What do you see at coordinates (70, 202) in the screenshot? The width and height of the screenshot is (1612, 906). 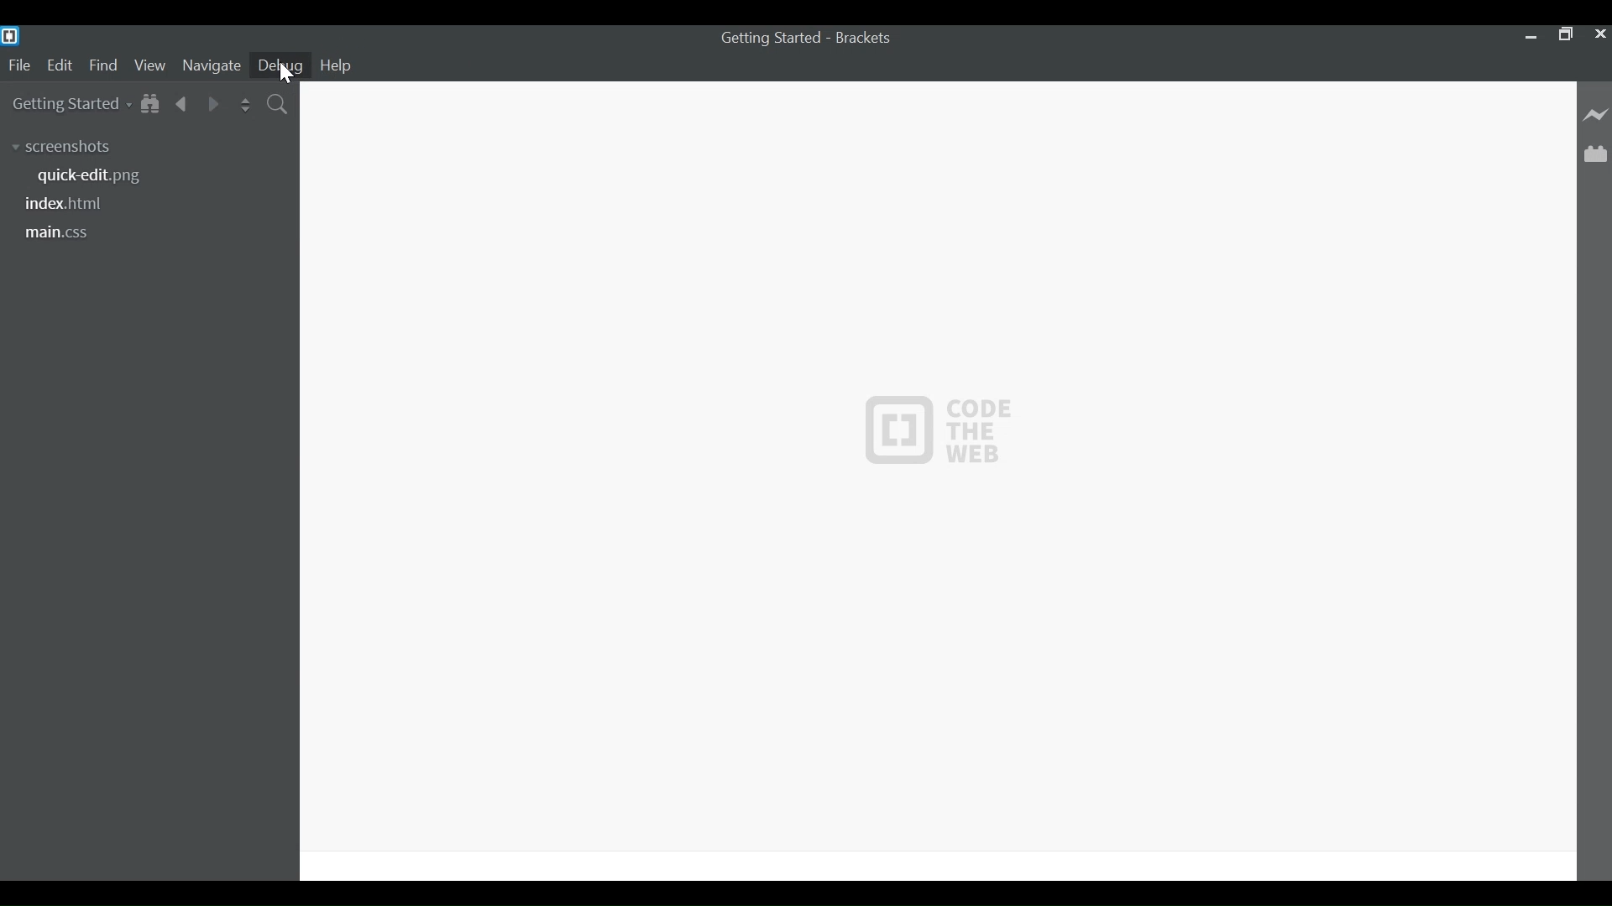 I see `index.html` at bounding box center [70, 202].